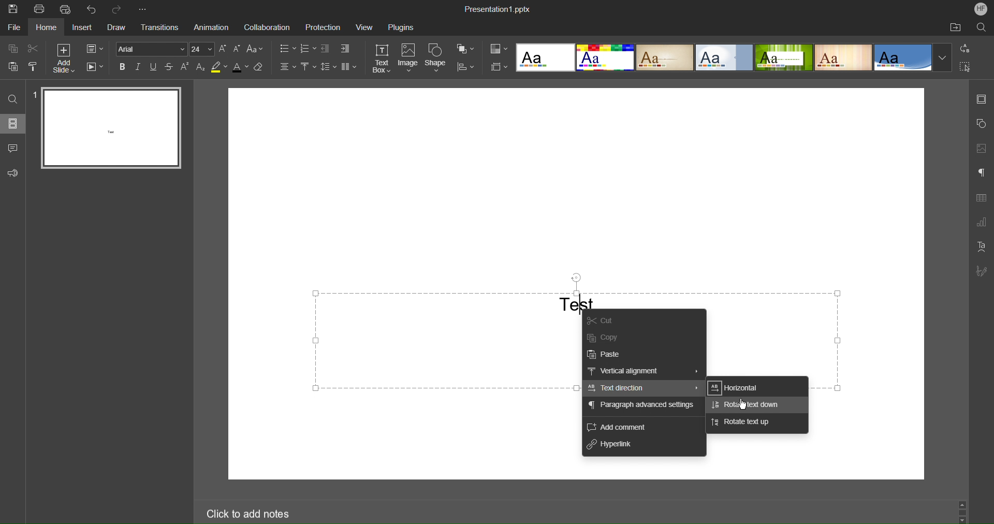 The width and height of the screenshot is (994, 524). Describe the element at coordinates (121, 27) in the screenshot. I see `Draw` at that location.